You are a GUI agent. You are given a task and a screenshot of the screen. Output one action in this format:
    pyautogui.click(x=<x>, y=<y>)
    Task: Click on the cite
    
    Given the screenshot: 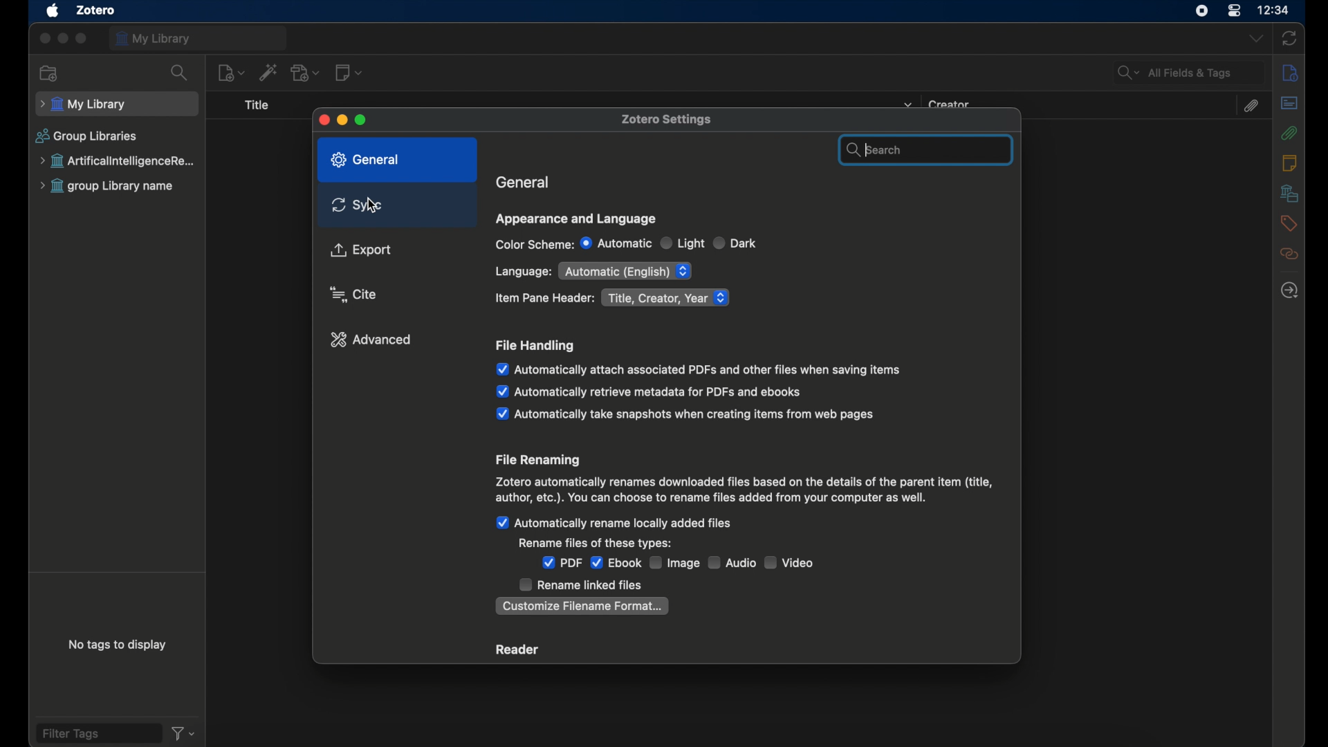 What is the action you would take?
    pyautogui.click(x=354, y=294)
    